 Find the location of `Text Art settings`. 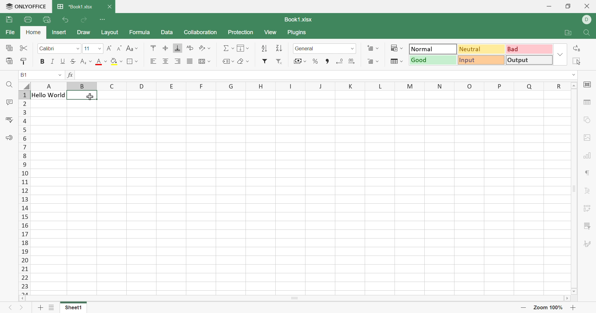

Text Art settings is located at coordinates (586, 193).